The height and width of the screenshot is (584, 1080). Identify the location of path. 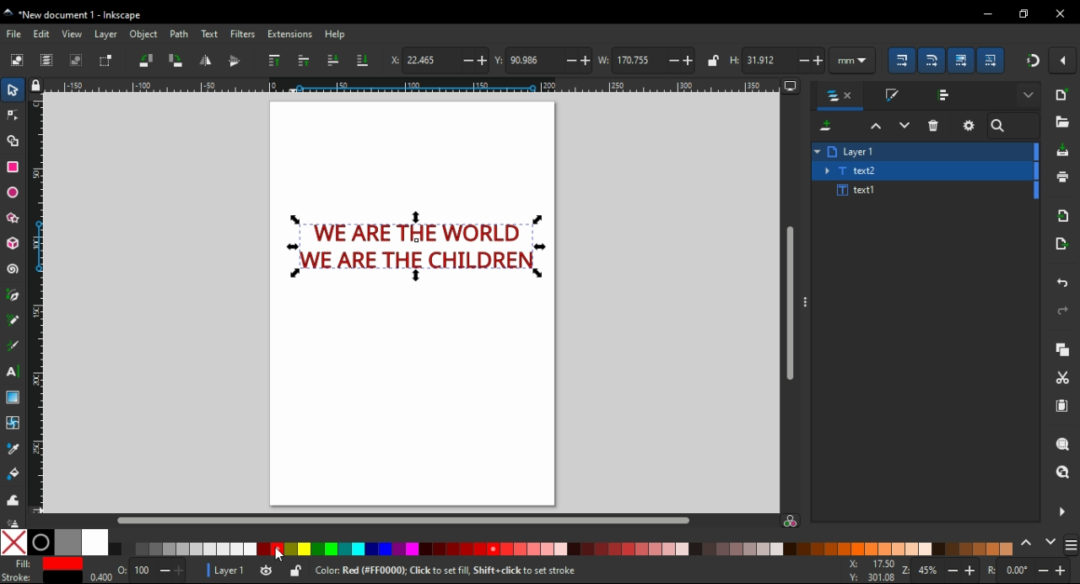
(179, 35).